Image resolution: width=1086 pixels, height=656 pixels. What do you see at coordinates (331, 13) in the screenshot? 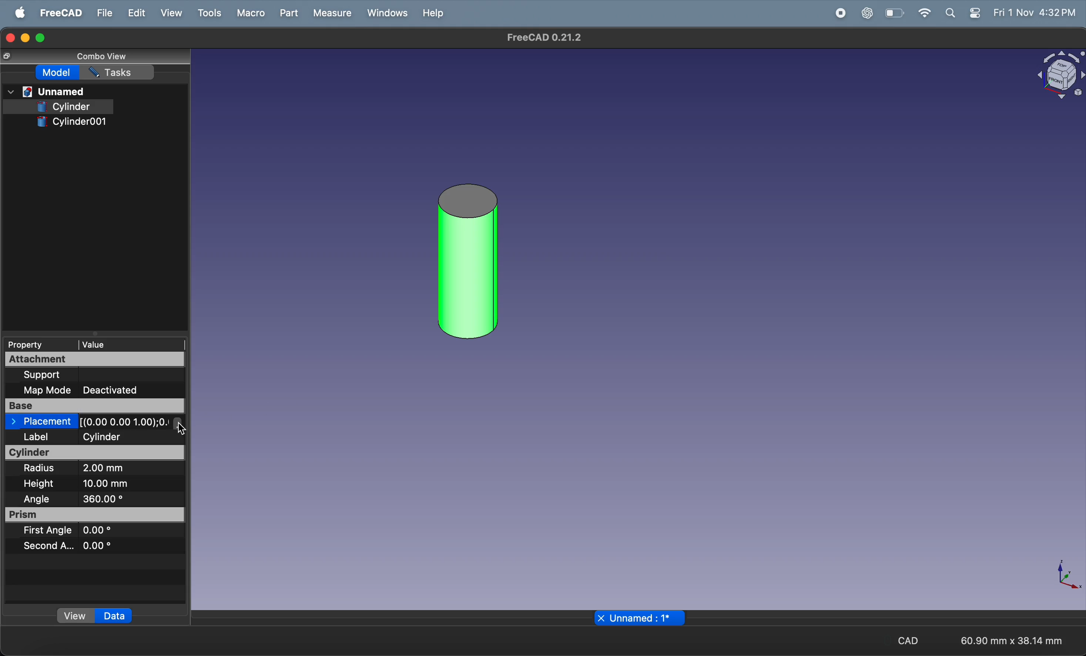
I see `measure` at bounding box center [331, 13].